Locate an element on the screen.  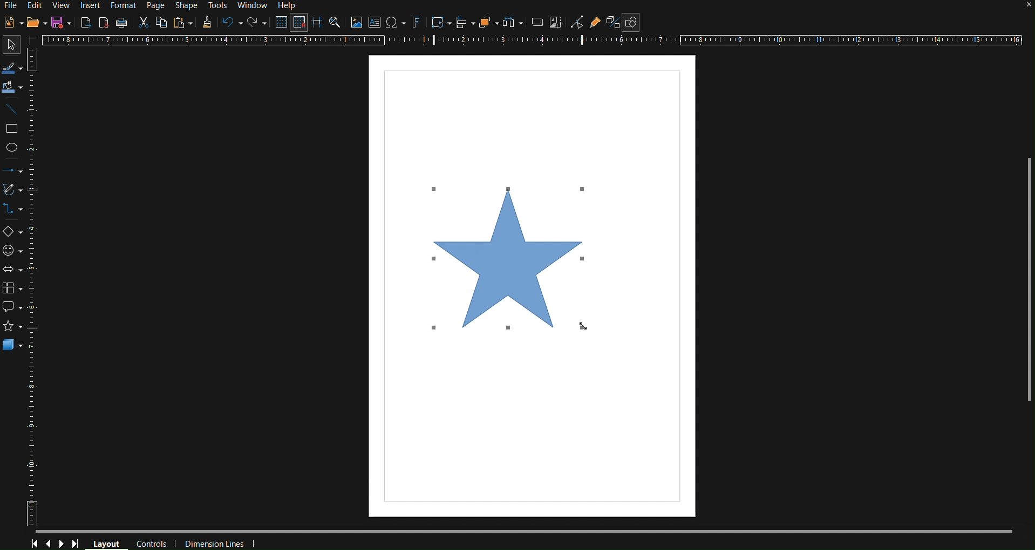
Basic Shapes is located at coordinates (13, 233).